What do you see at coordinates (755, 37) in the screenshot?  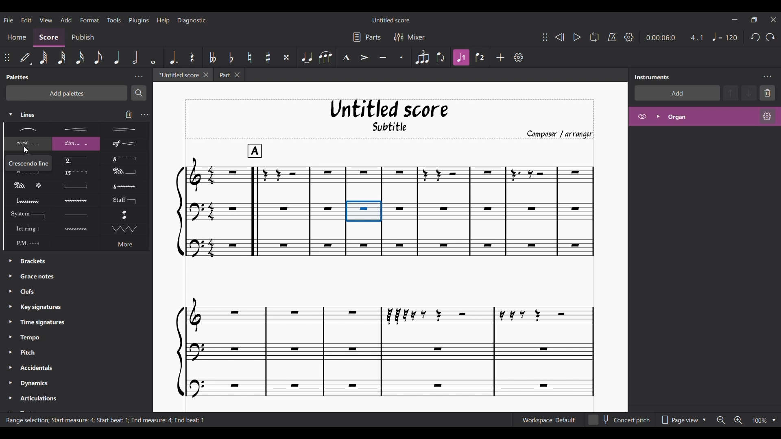 I see `Undo` at bounding box center [755, 37].